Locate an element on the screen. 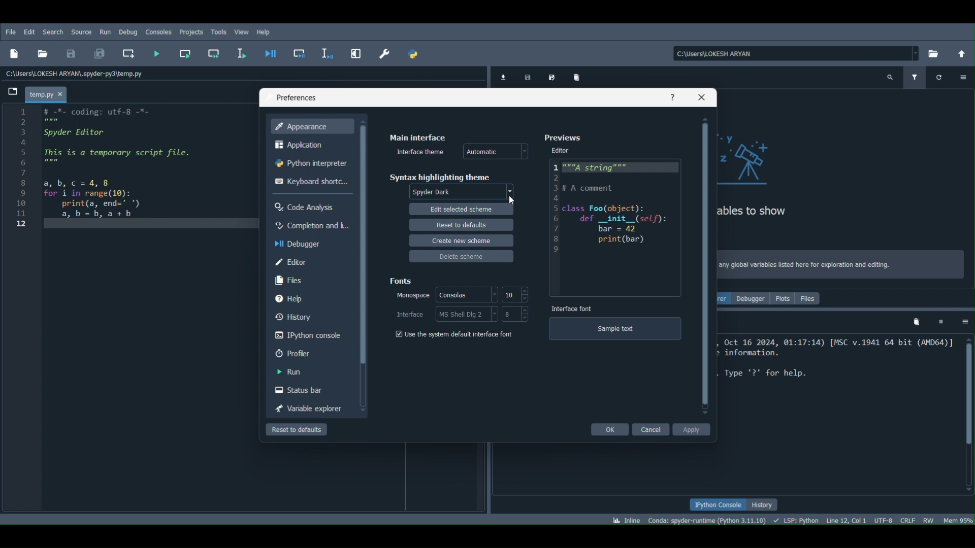 The image size is (975, 548). Debugger is located at coordinates (752, 299).